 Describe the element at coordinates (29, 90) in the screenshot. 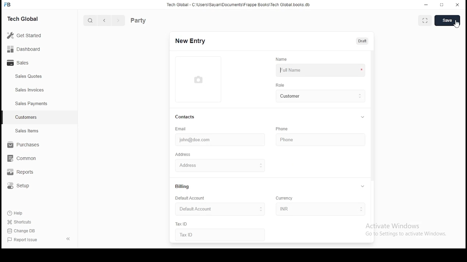

I see `sales invoices` at that location.